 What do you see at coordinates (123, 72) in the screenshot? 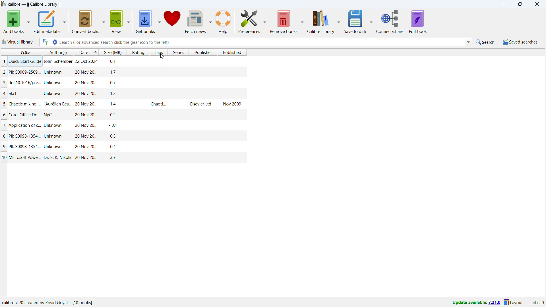
I see `one book entry` at bounding box center [123, 72].